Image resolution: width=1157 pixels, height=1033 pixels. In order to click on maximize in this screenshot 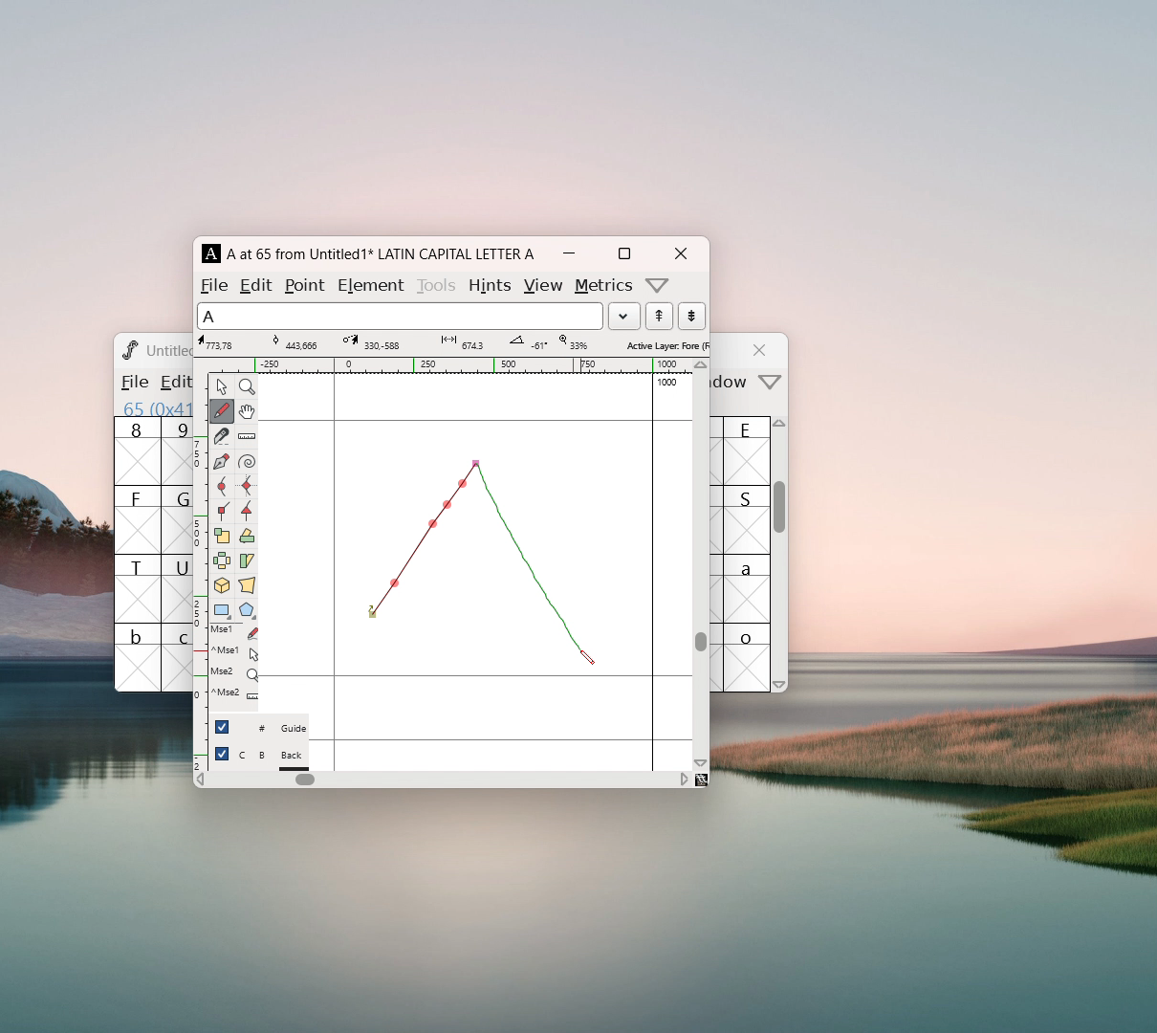, I will do `click(623, 253)`.